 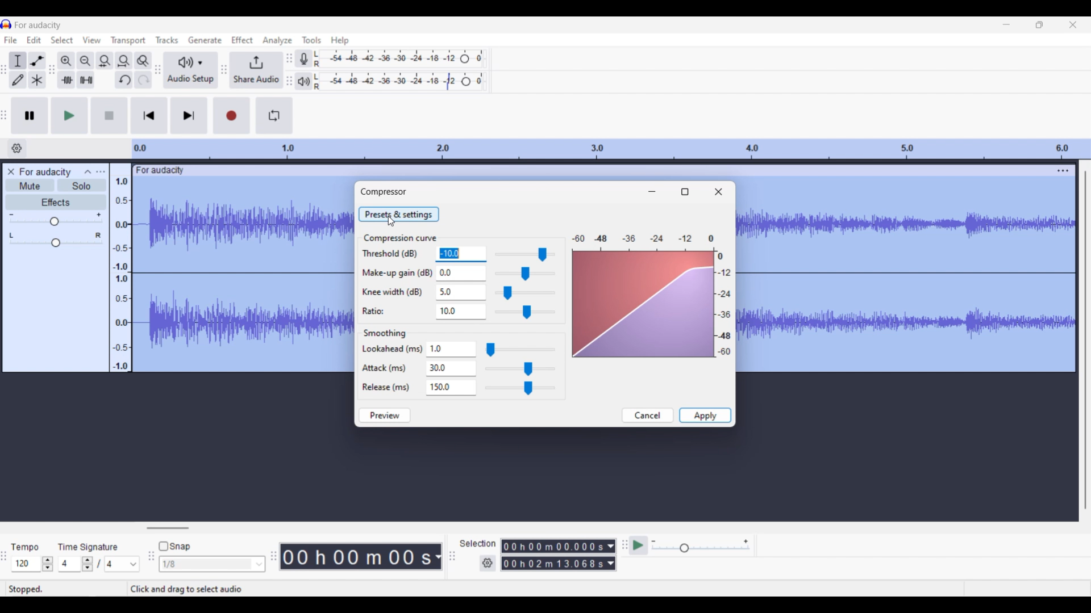 What do you see at coordinates (652, 191) in the screenshot?
I see `Minimize` at bounding box center [652, 191].